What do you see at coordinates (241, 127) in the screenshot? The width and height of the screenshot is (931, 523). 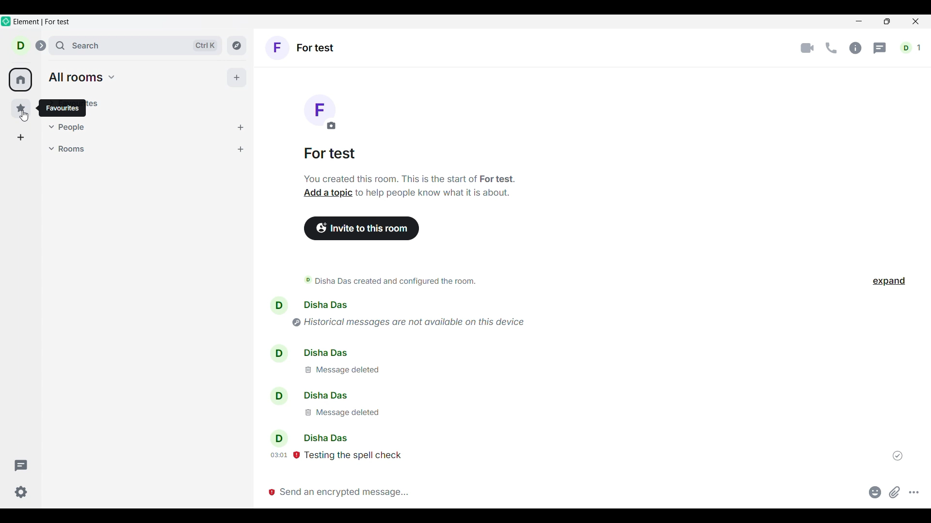 I see `Start chat` at bounding box center [241, 127].